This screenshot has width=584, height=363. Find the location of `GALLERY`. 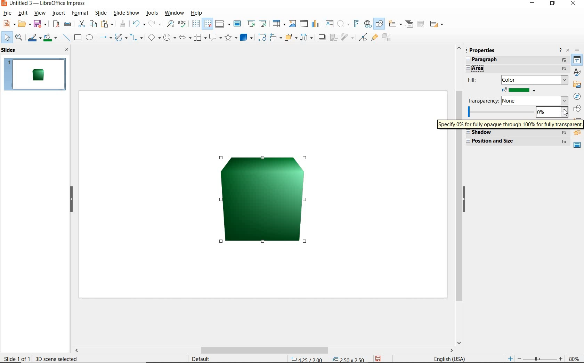

GALLERY is located at coordinates (577, 85).